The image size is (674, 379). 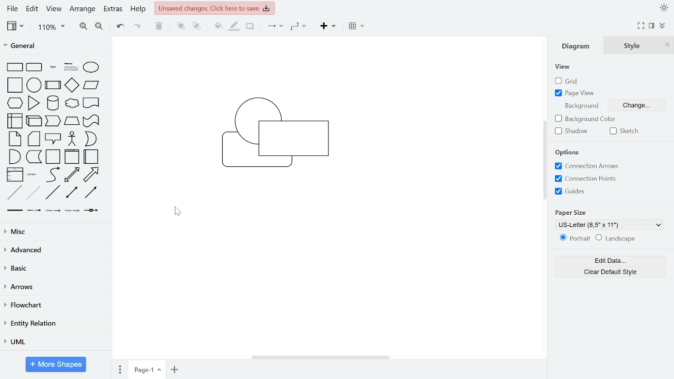 I want to click on connector, so click(x=274, y=29).